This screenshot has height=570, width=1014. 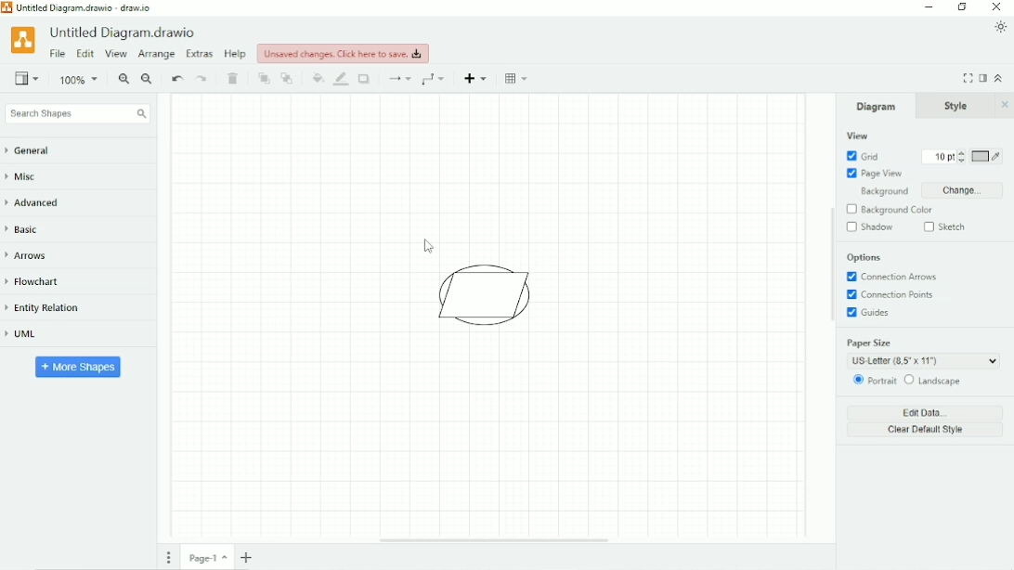 What do you see at coordinates (80, 80) in the screenshot?
I see `Zoom factor` at bounding box center [80, 80].